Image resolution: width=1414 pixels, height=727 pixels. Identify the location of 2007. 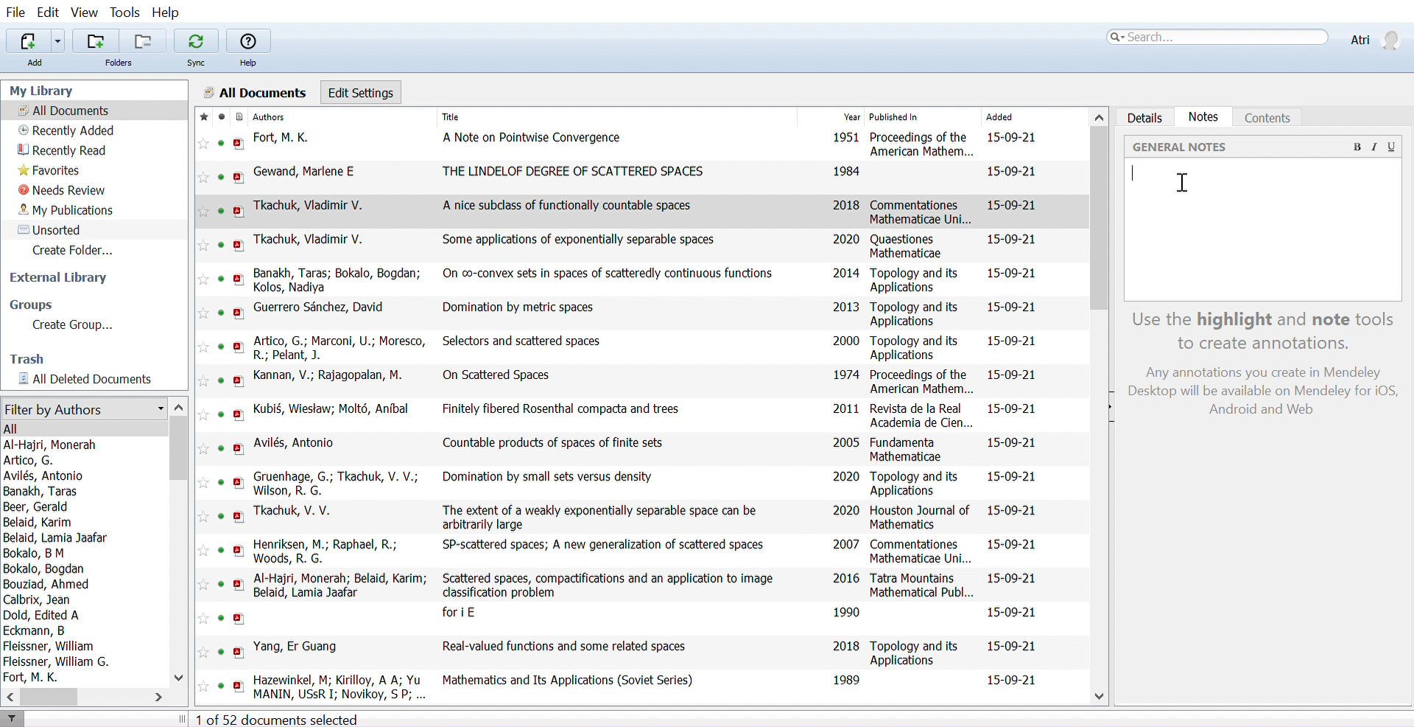
(845, 543).